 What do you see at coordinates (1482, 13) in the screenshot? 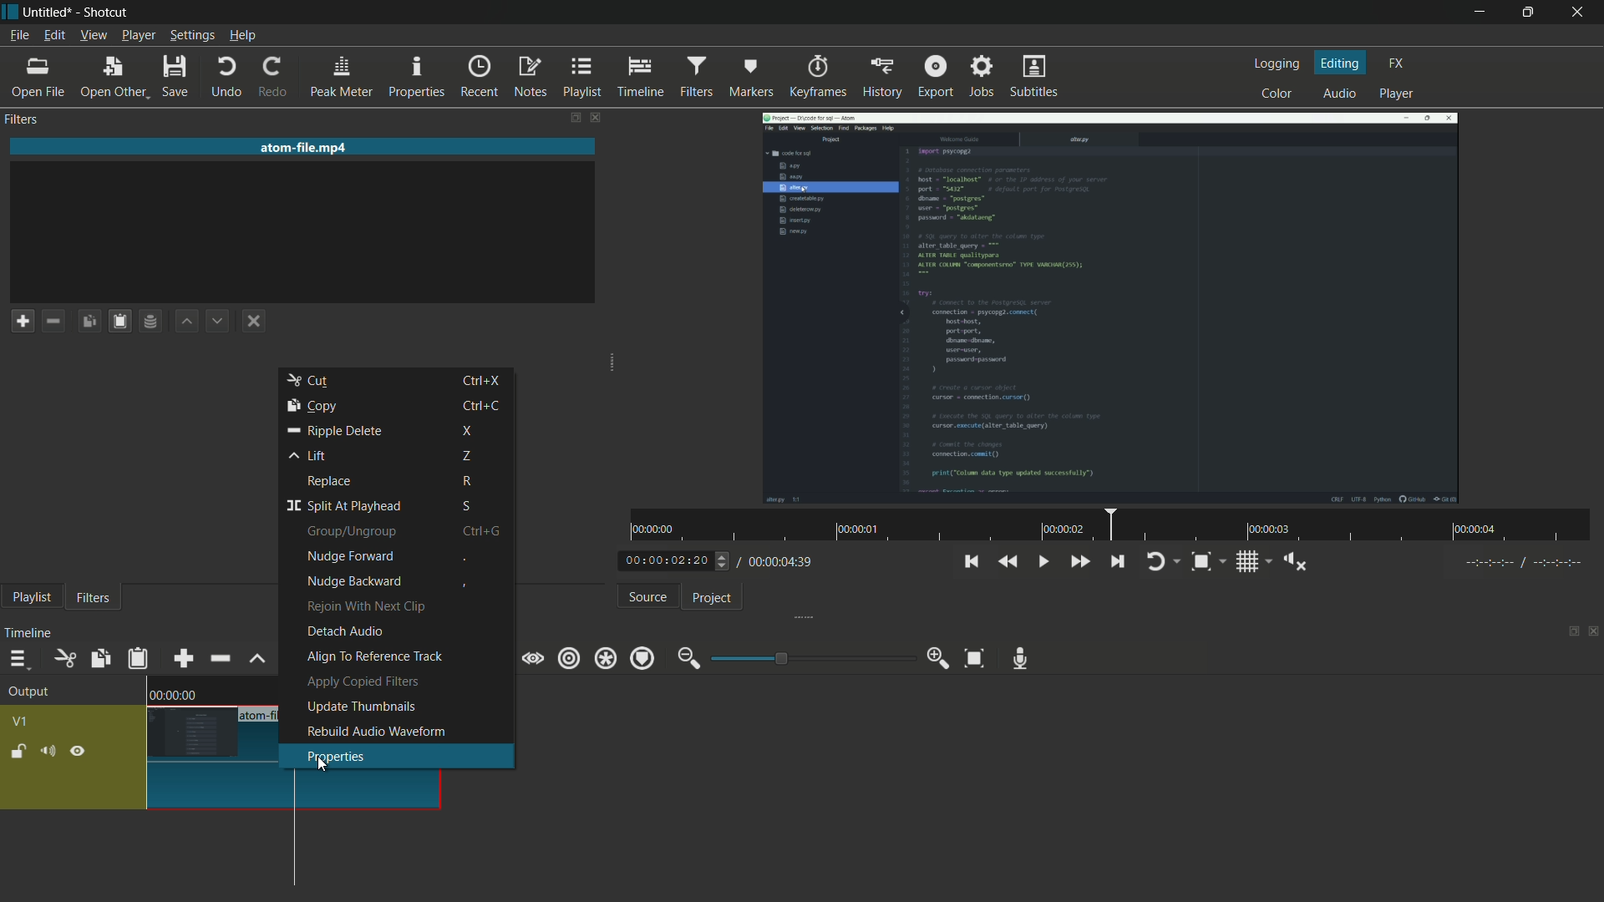
I see `minimize` at bounding box center [1482, 13].